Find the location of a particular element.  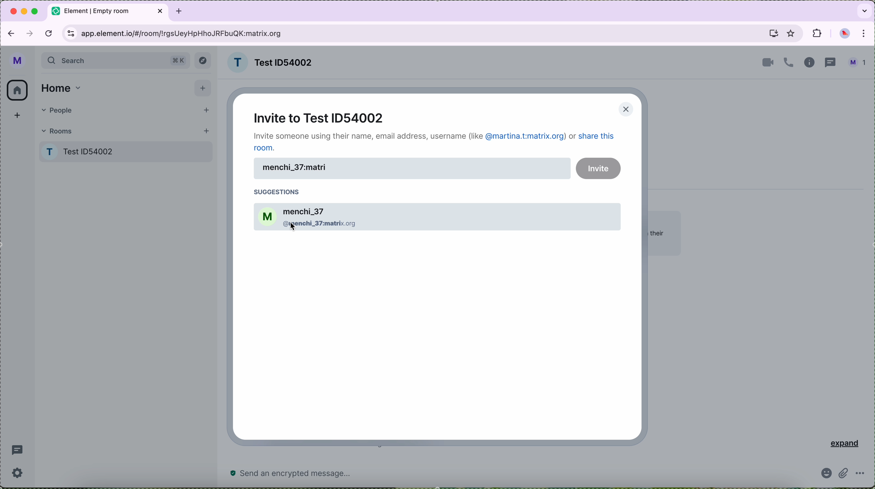

Test room is located at coordinates (127, 151).